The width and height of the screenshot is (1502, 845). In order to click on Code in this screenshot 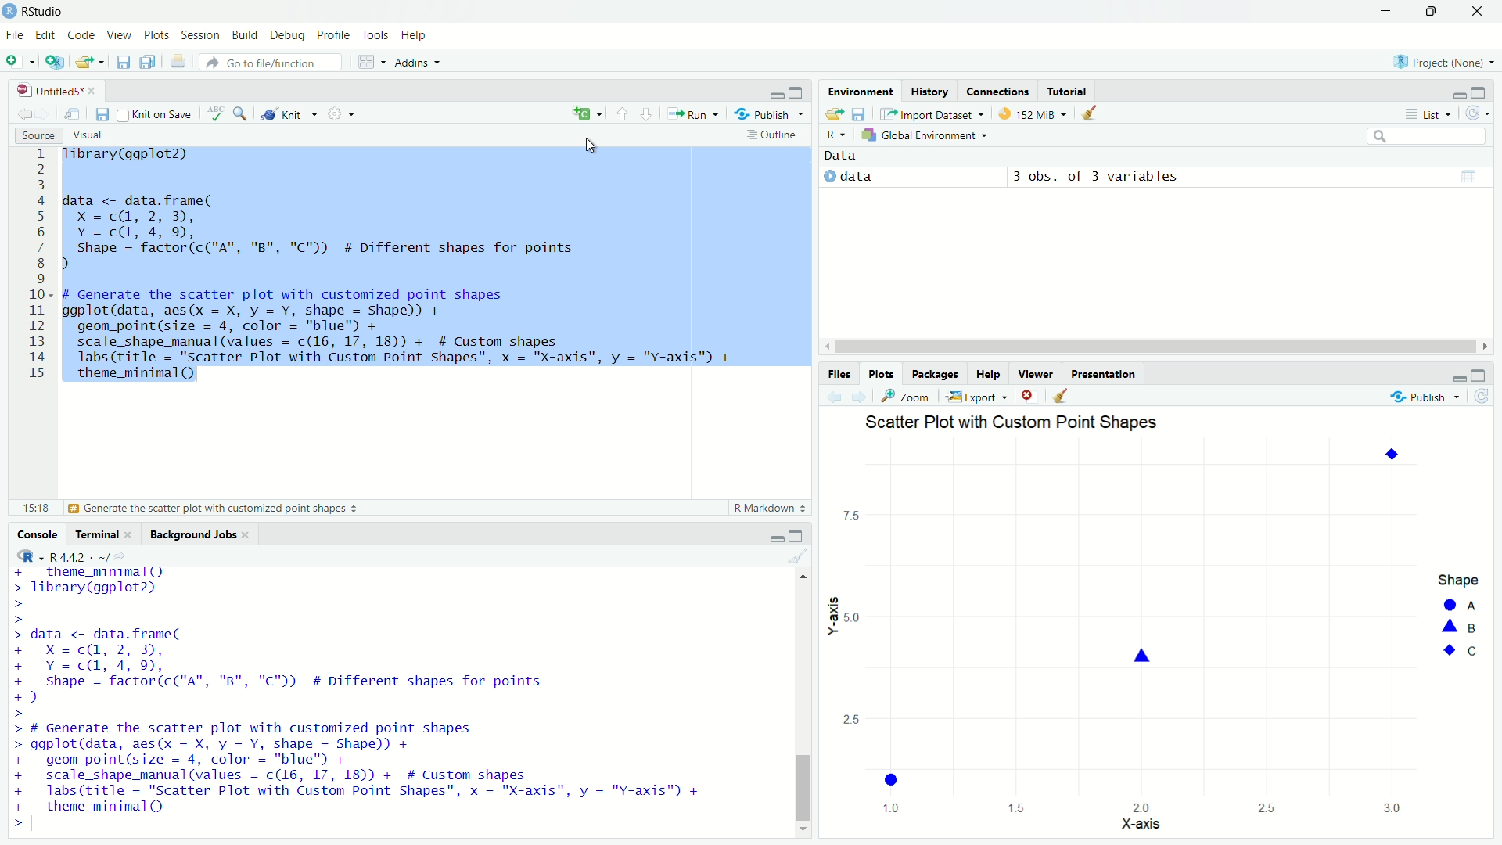, I will do `click(80, 34)`.